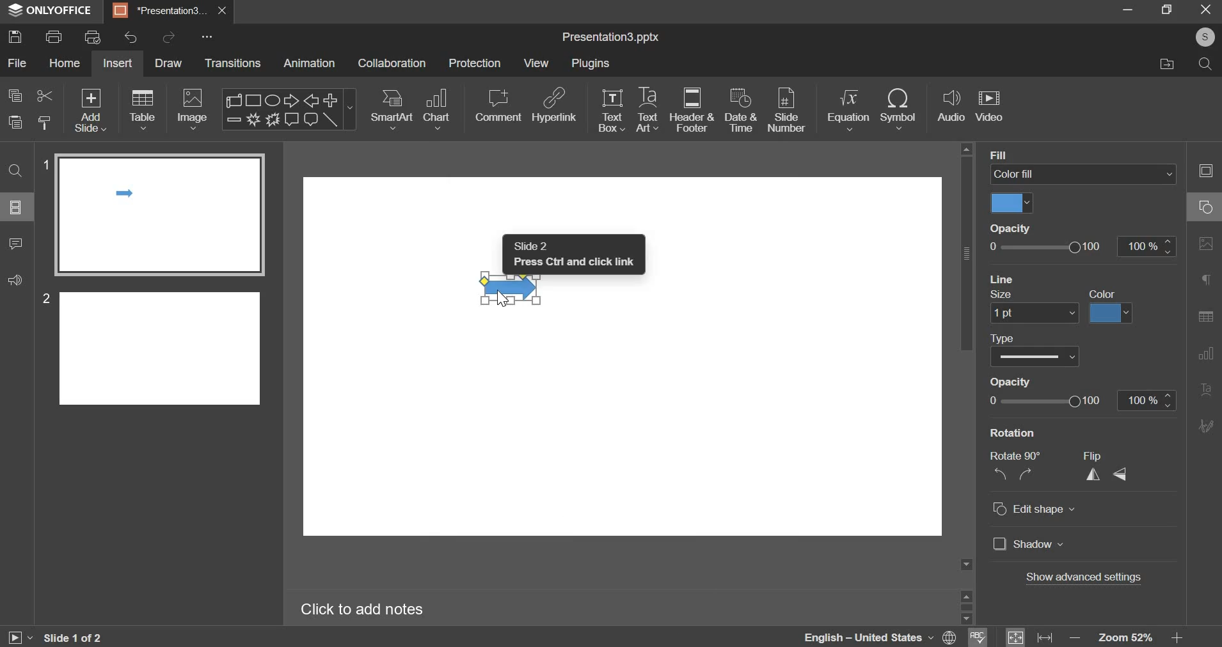 The width and height of the screenshot is (1222, 647). I want to click on copy, so click(15, 95).